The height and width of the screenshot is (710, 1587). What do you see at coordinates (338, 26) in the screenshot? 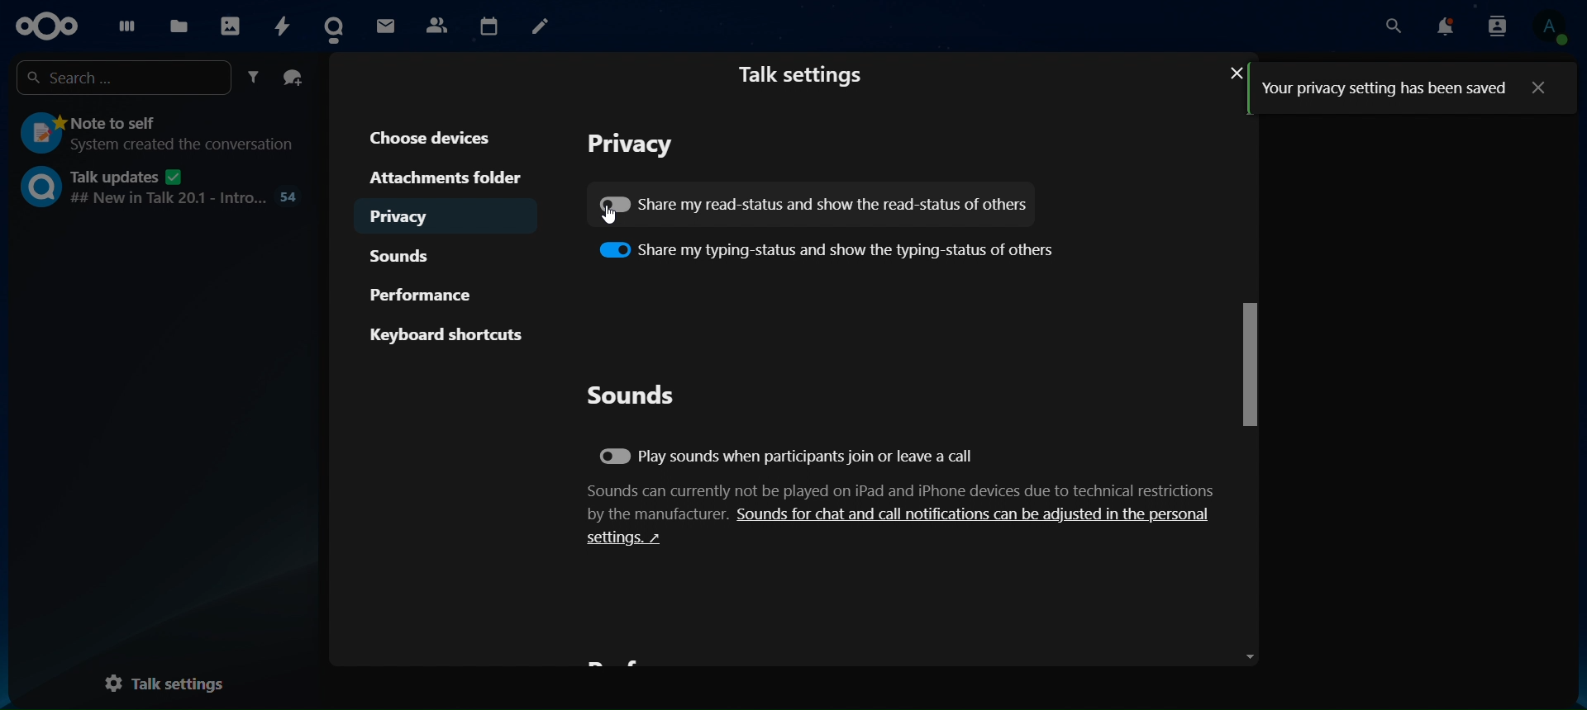
I see `contact` at bounding box center [338, 26].